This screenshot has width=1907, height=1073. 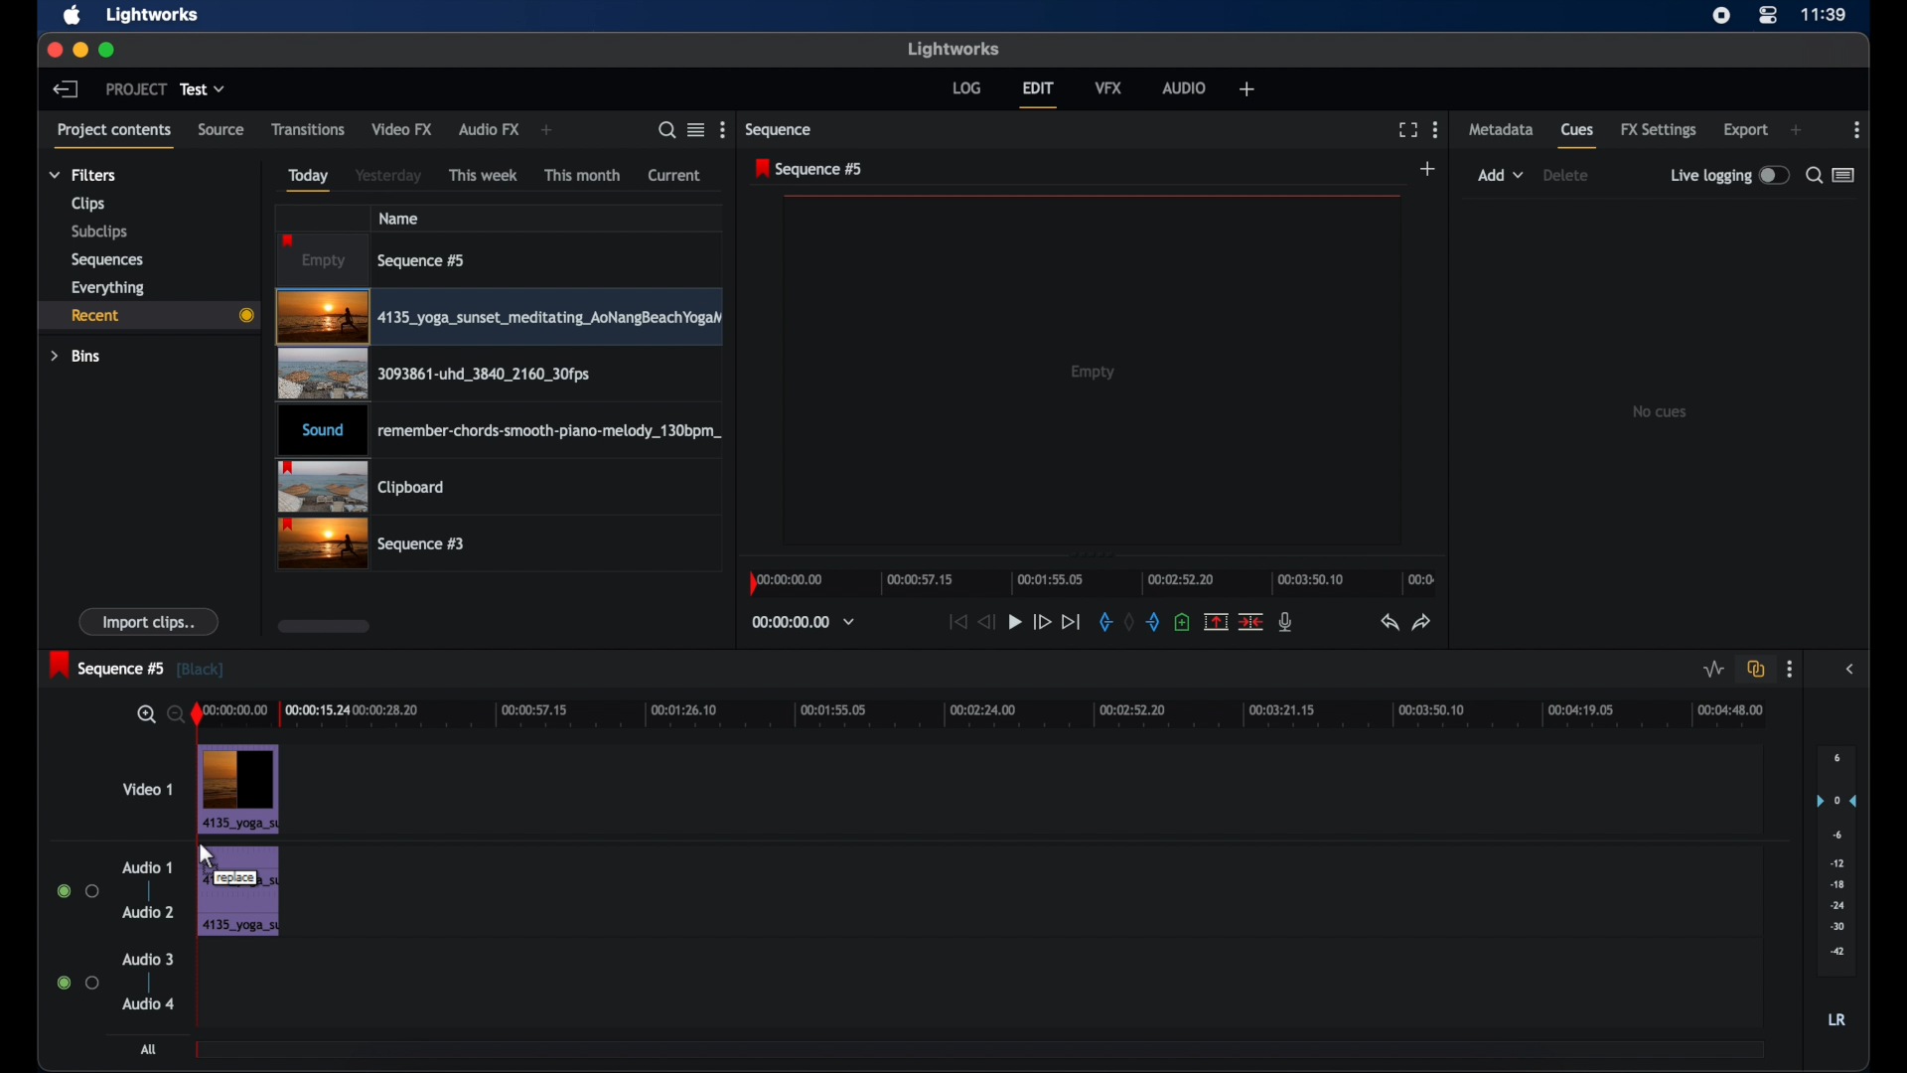 What do you see at coordinates (954, 621) in the screenshot?
I see `jump to start` at bounding box center [954, 621].